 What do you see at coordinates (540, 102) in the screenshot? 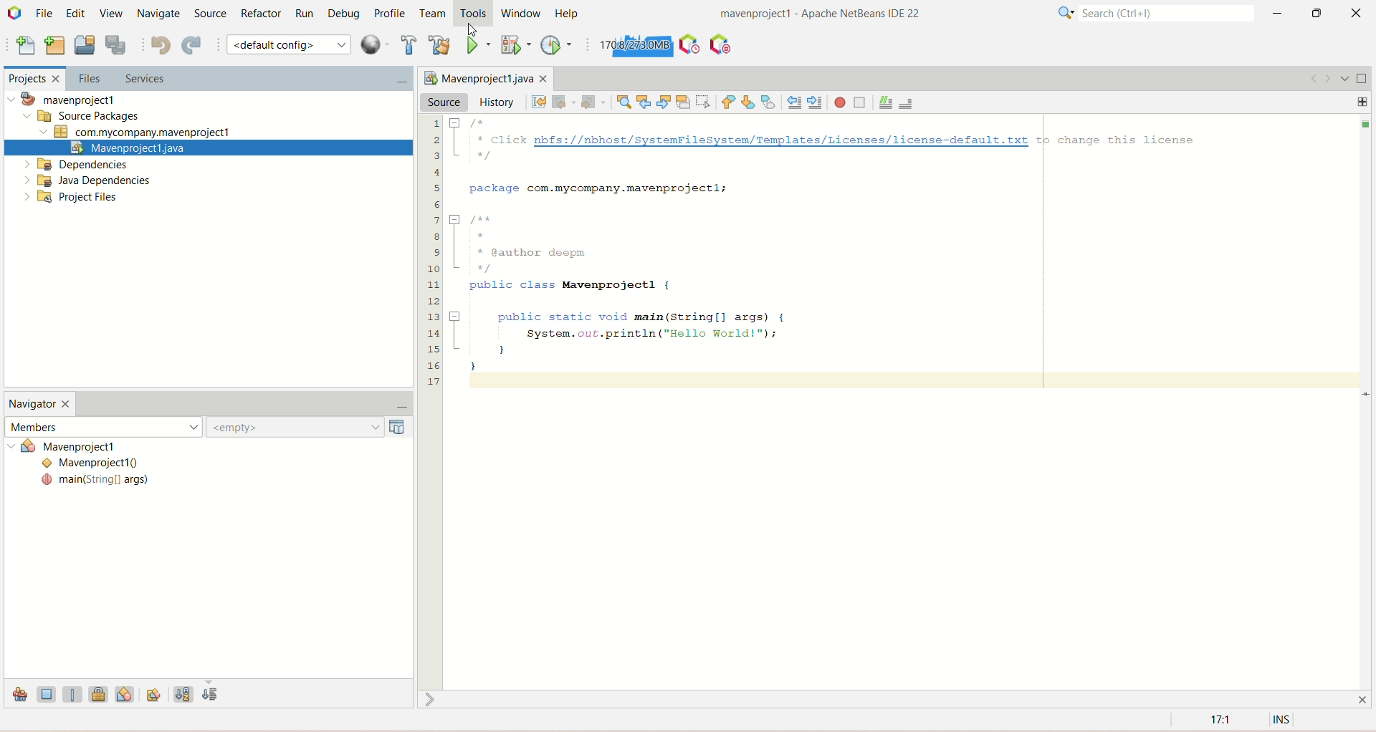
I see `last edit` at bounding box center [540, 102].